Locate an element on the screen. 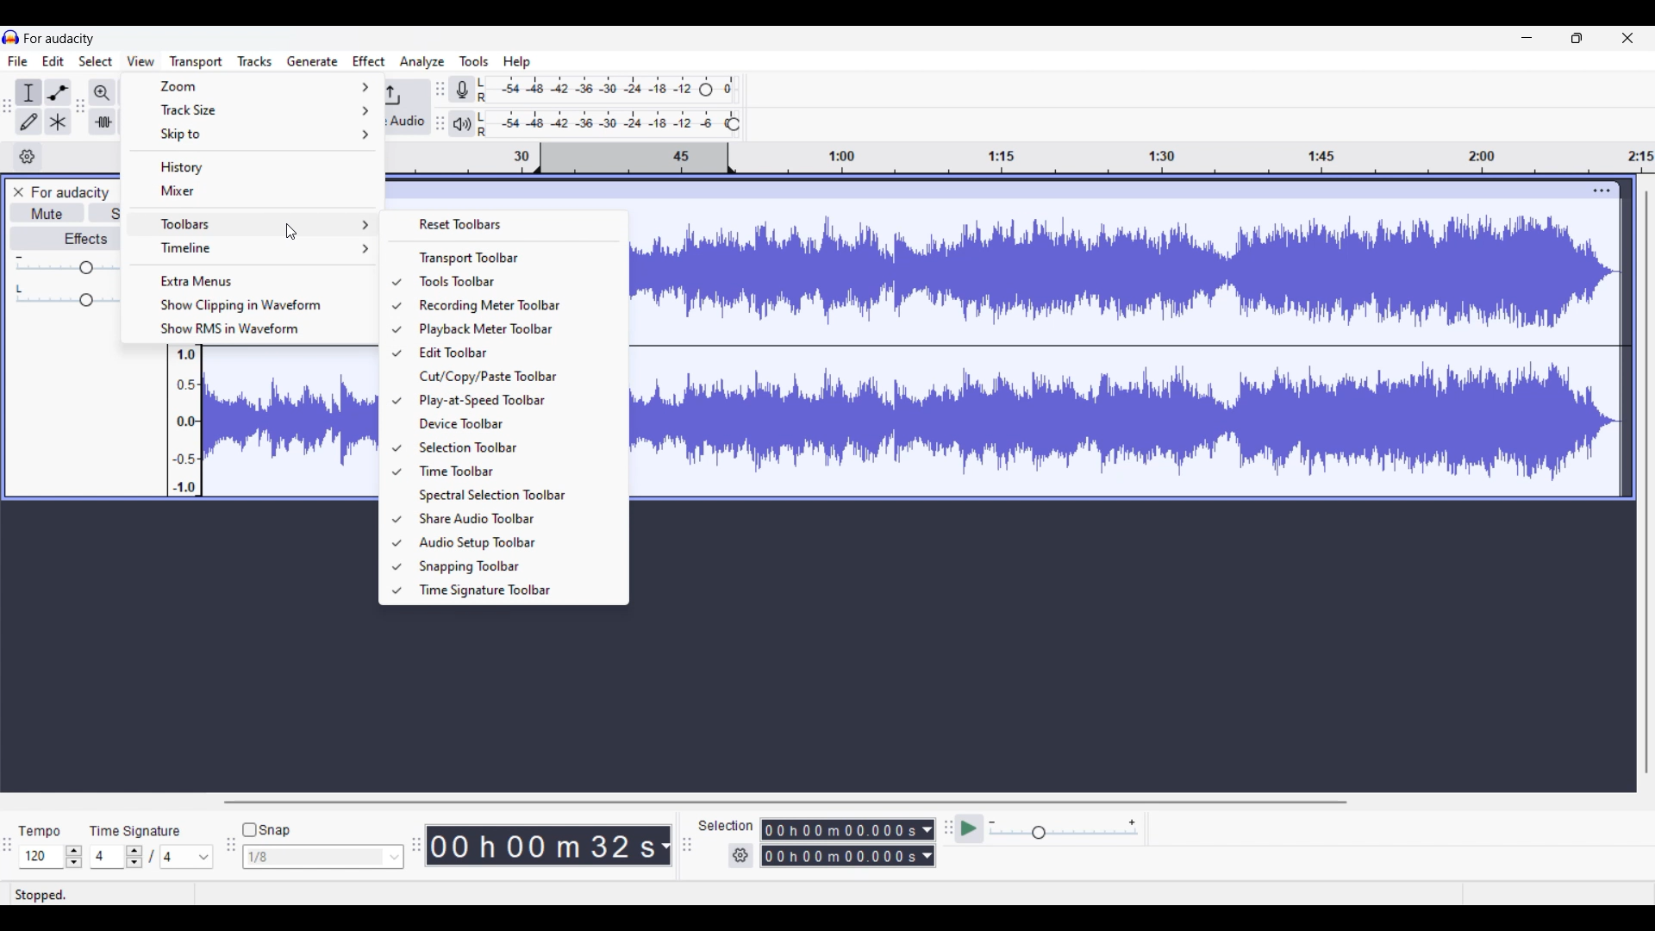 The width and height of the screenshot is (1655, 931). Playback meter is located at coordinates (462, 124).